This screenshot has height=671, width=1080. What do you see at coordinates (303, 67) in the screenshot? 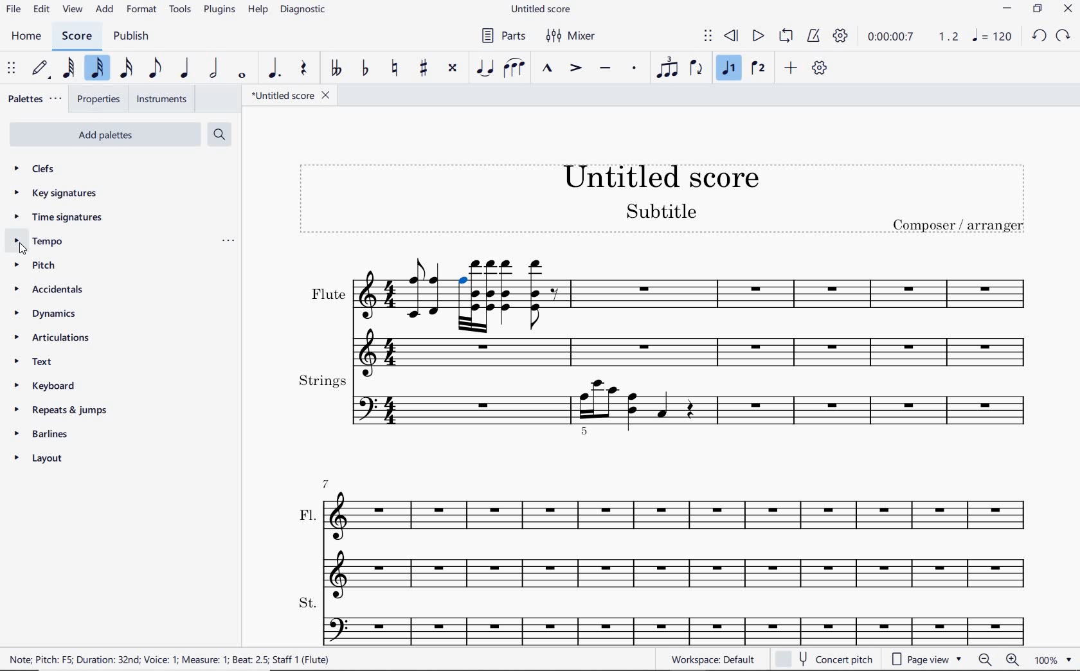
I see `REST` at bounding box center [303, 67].